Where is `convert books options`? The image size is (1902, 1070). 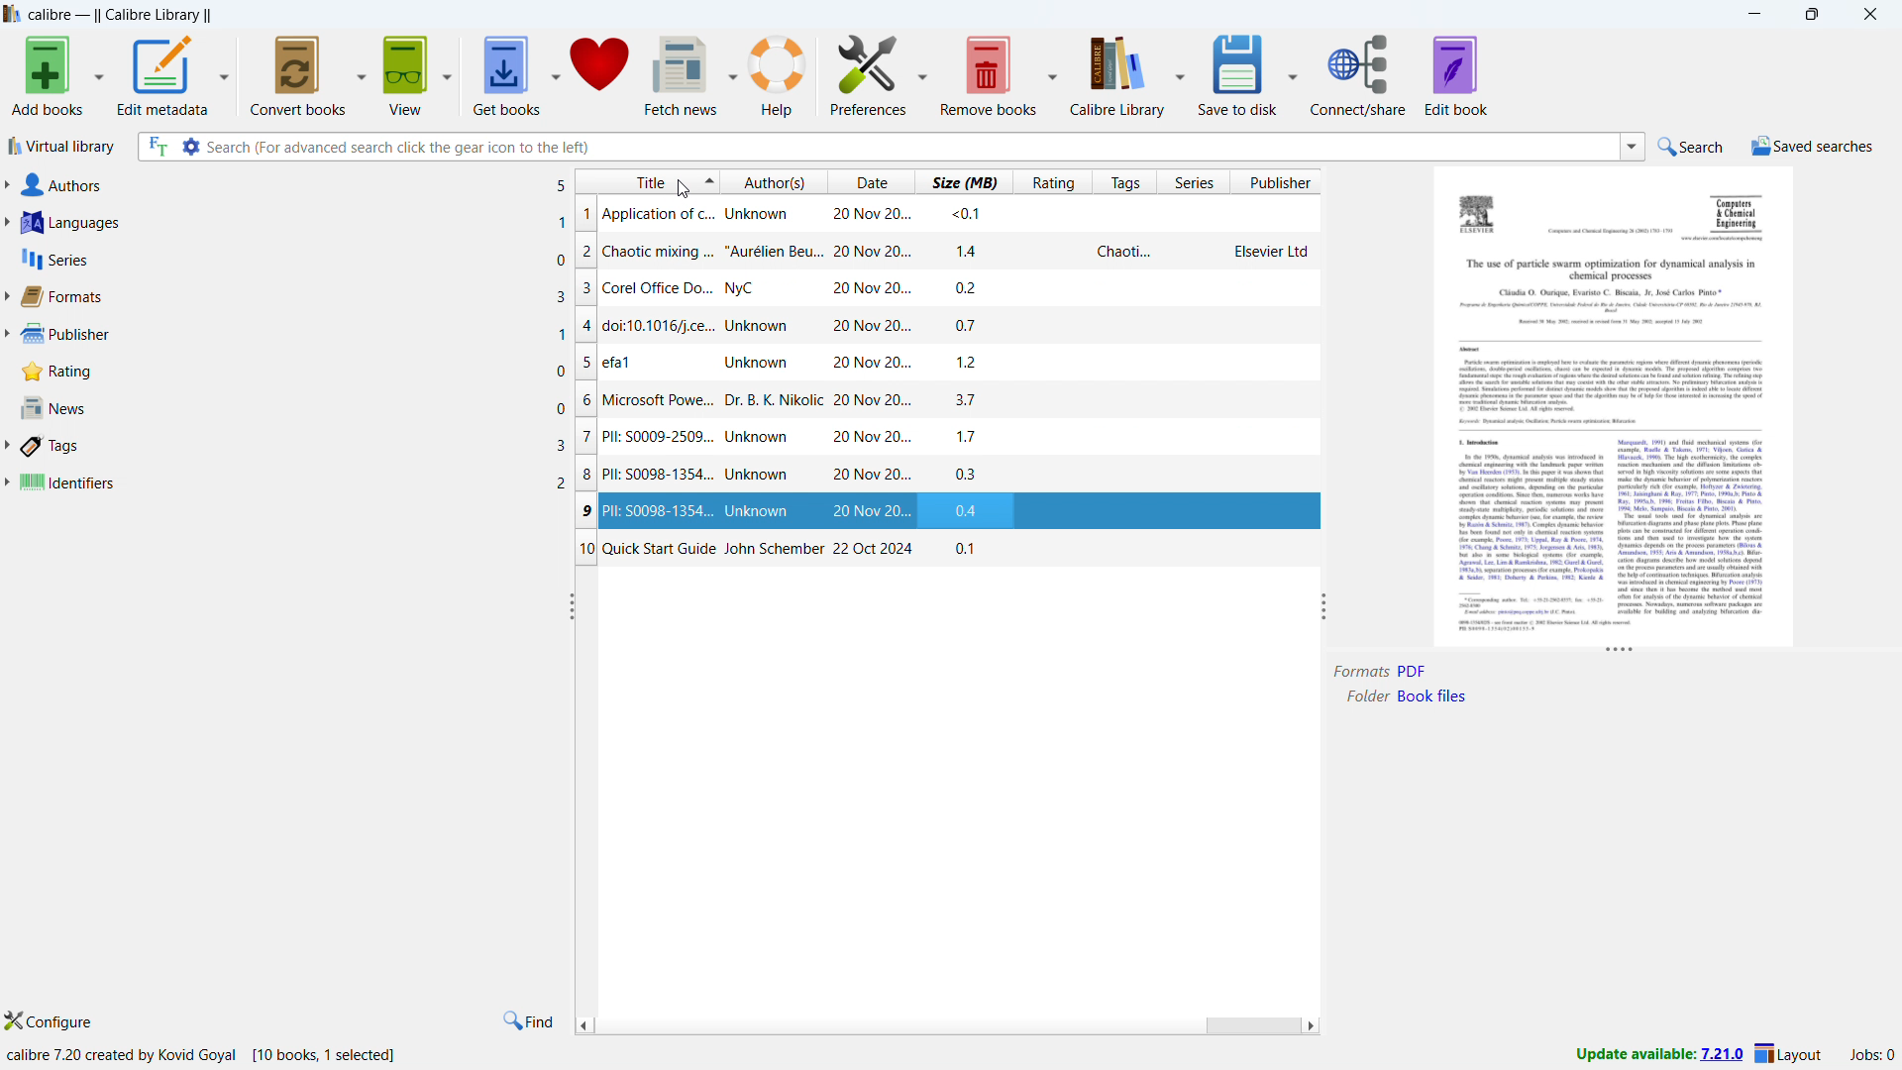 convert books options is located at coordinates (360, 76).